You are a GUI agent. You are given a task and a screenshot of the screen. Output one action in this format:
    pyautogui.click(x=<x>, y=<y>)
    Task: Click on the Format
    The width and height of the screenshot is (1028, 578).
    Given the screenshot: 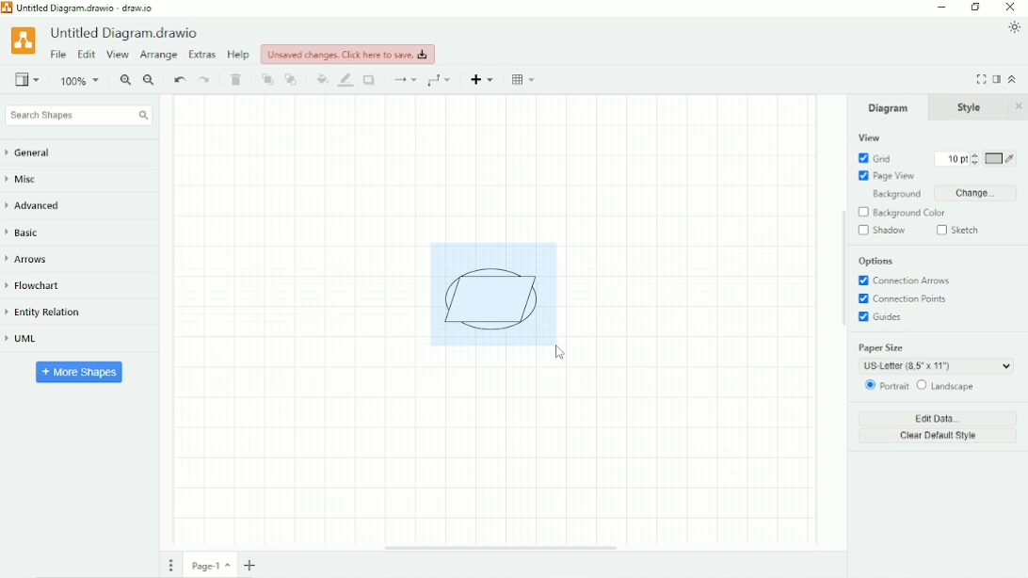 What is the action you would take?
    pyautogui.click(x=997, y=79)
    